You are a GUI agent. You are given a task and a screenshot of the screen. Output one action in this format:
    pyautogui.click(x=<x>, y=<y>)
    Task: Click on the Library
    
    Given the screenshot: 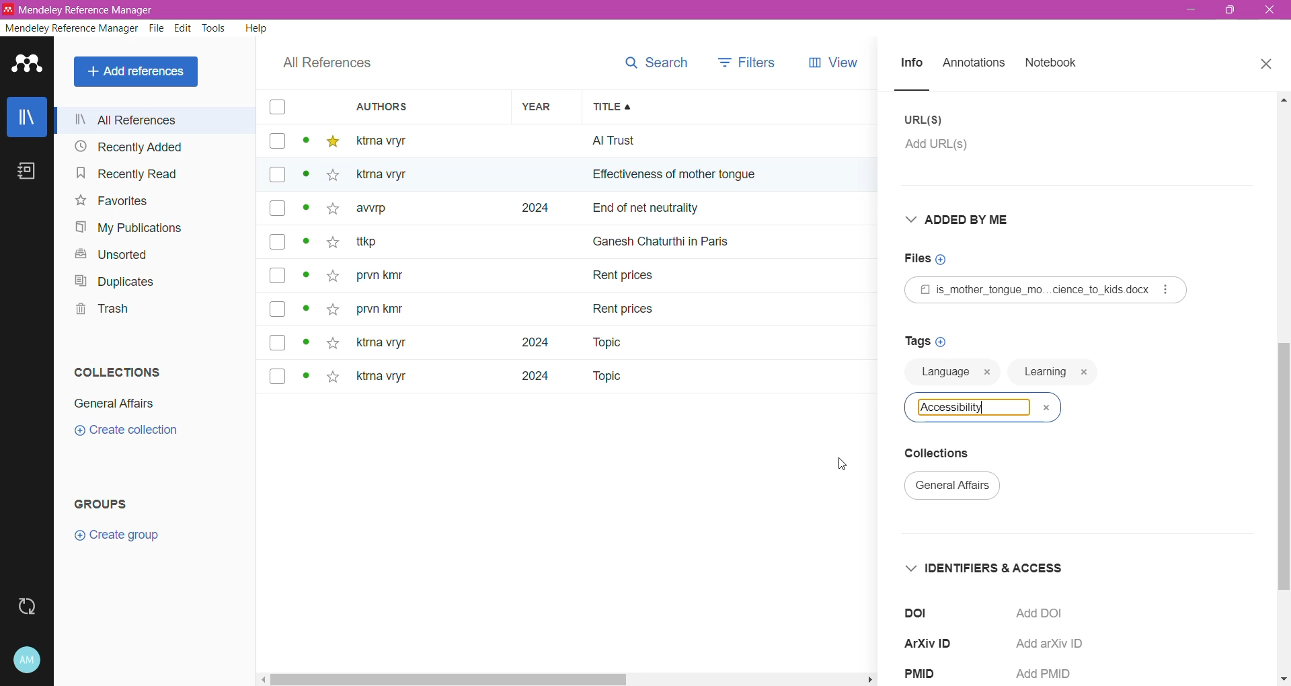 What is the action you would take?
    pyautogui.click(x=26, y=116)
    